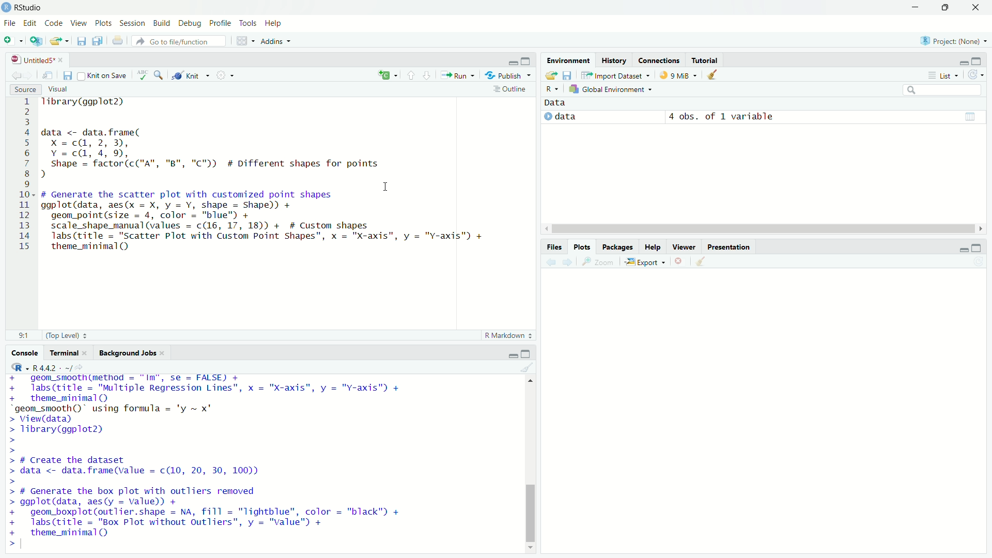 The width and height of the screenshot is (992, 558). Describe the element at coordinates (248, 23) in the screenshot. I see `Tools` at that location.